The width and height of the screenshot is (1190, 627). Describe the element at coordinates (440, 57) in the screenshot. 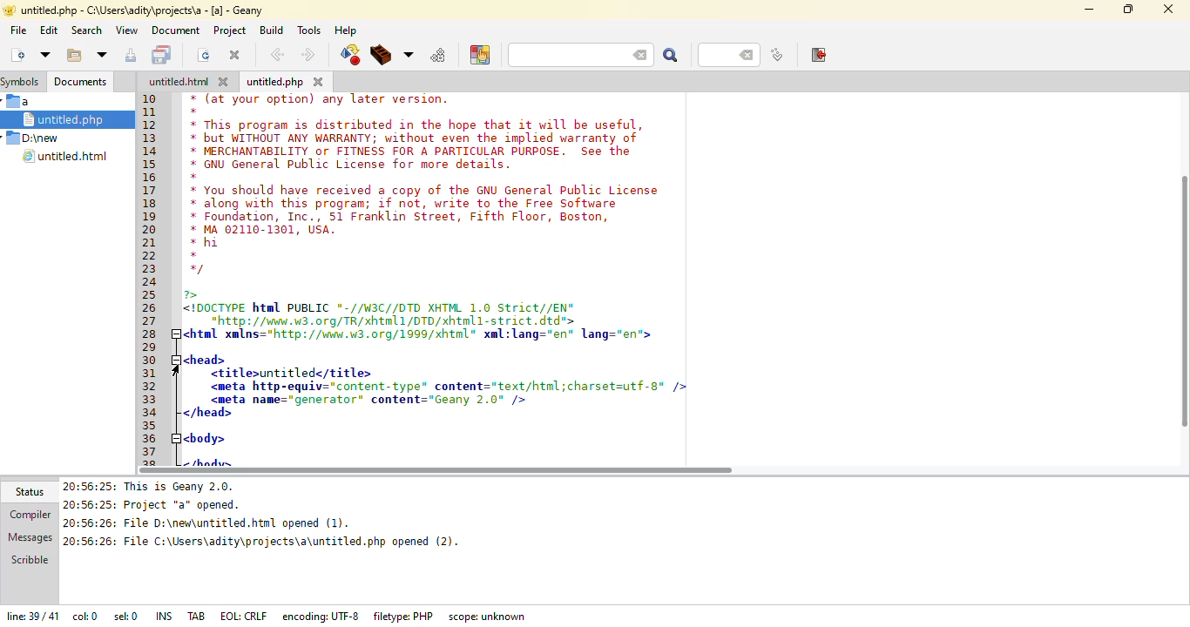

I see `run` at that location.